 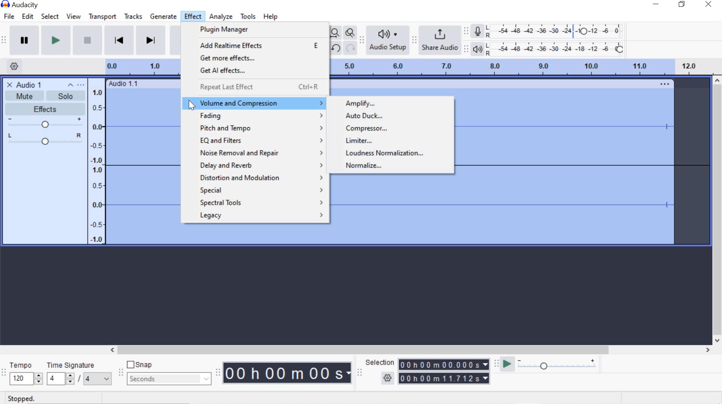 What do you see at coordinates (557, 49) in the screenshot?
I see `Playback level` at bounding box center [557, 49].